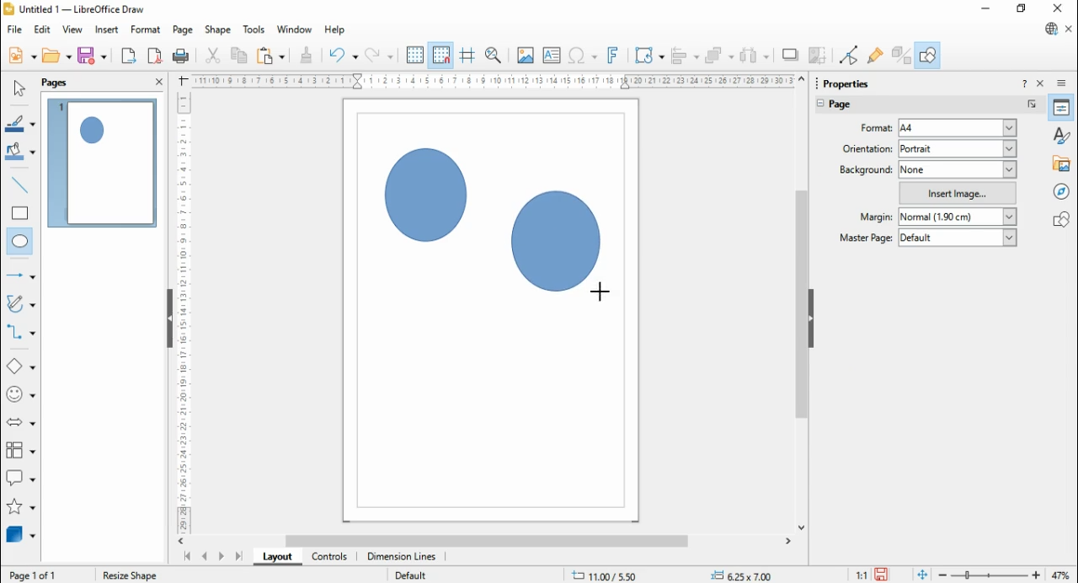  What do you see at coordinates (19, 88) in the screenshot?
I see `select` at bounding box center [19, 88].